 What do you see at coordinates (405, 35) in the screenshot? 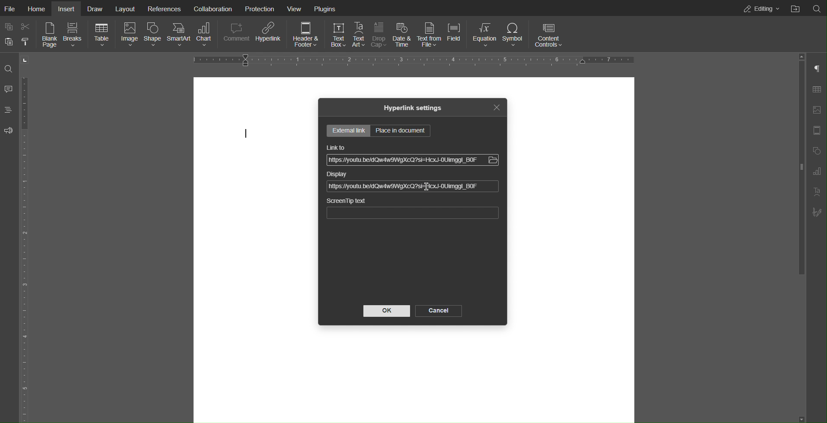
I see `Date & Time` at bounding box center [405, 35].